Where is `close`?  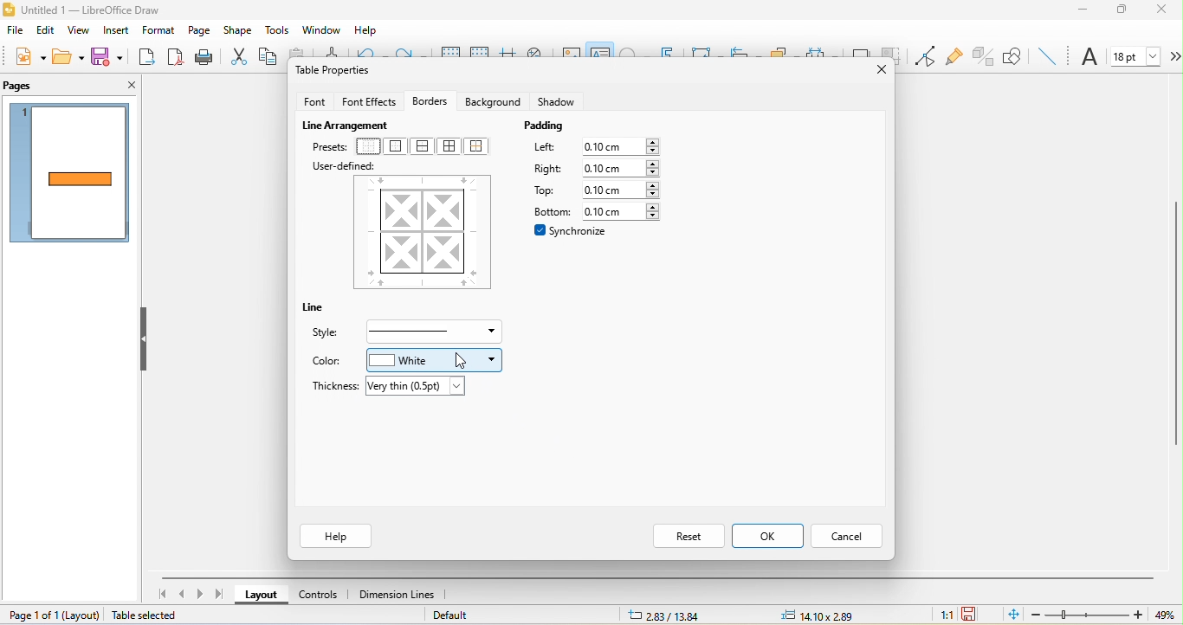
close is located at coordinates (1167, 10).